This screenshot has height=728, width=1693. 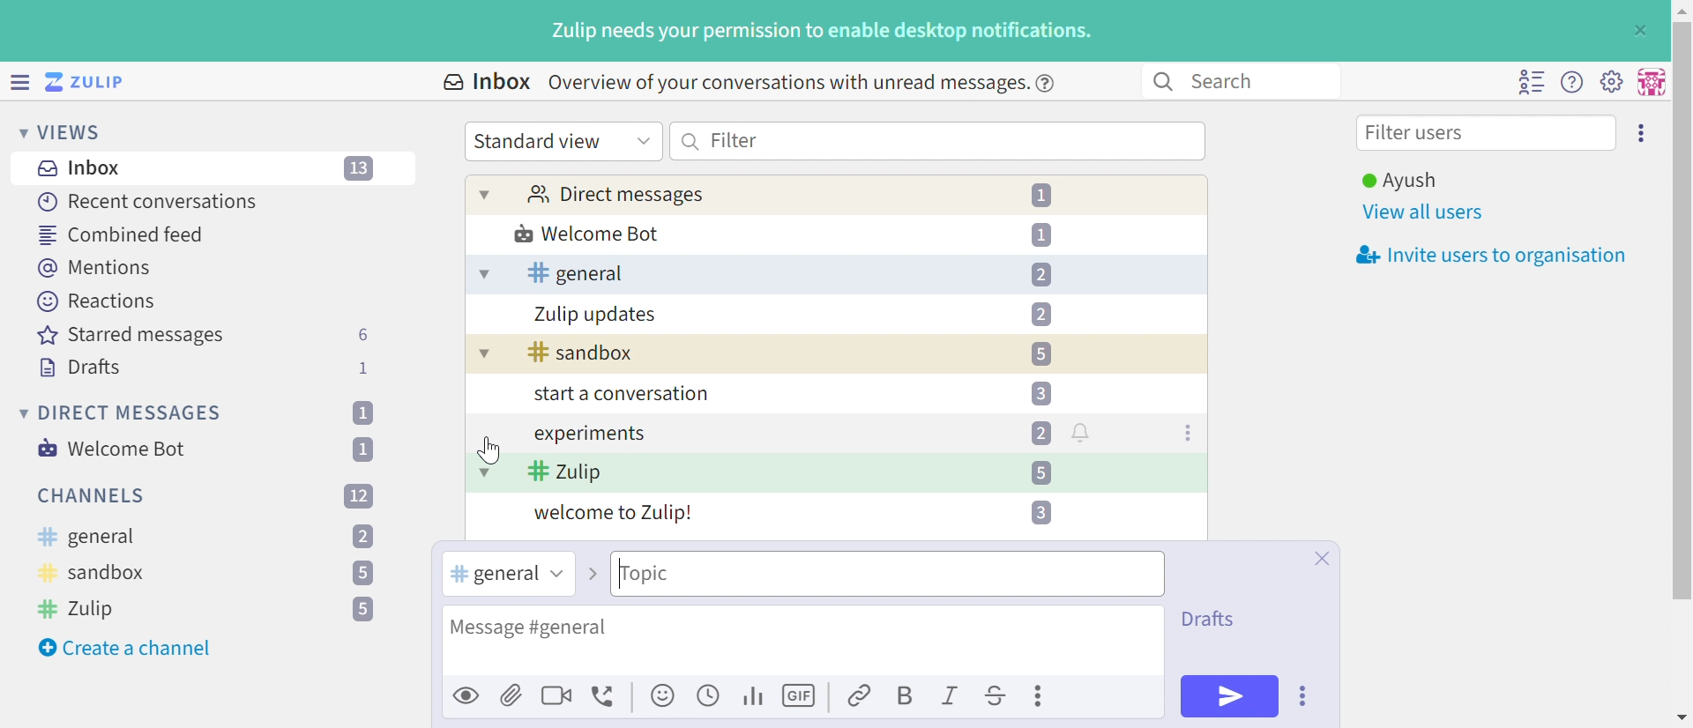 I want to click on experiments, so click(x=588, y=435).